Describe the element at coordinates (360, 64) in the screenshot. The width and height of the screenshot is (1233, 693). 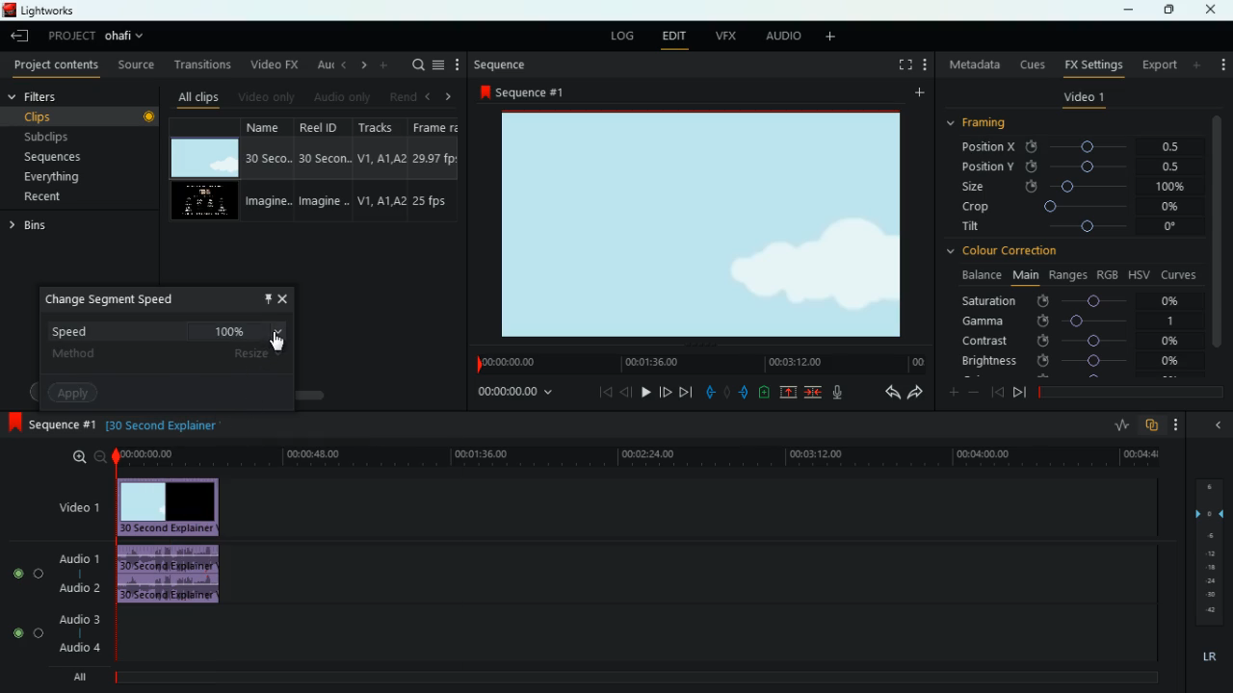
I see `right` at that location.